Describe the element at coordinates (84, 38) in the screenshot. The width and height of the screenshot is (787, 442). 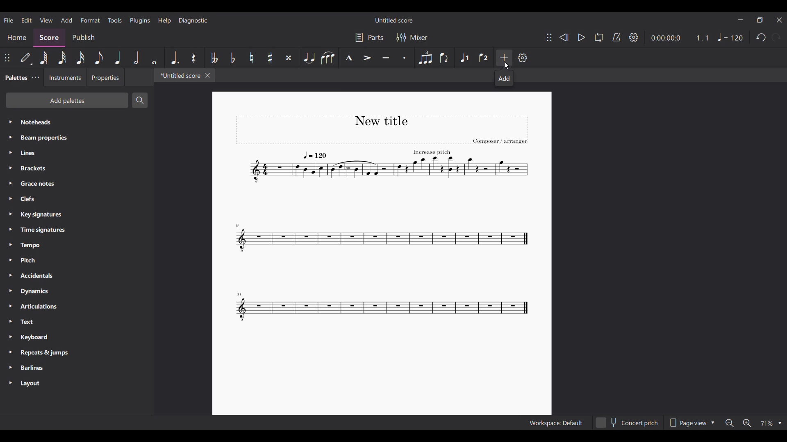
I see `Publish section` at that location.